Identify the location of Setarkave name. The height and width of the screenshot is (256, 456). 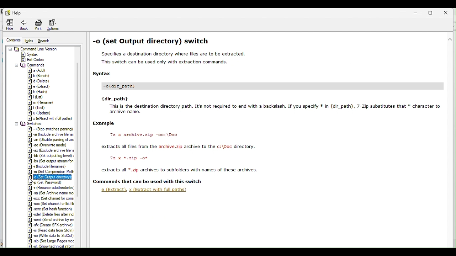
(52, 193).